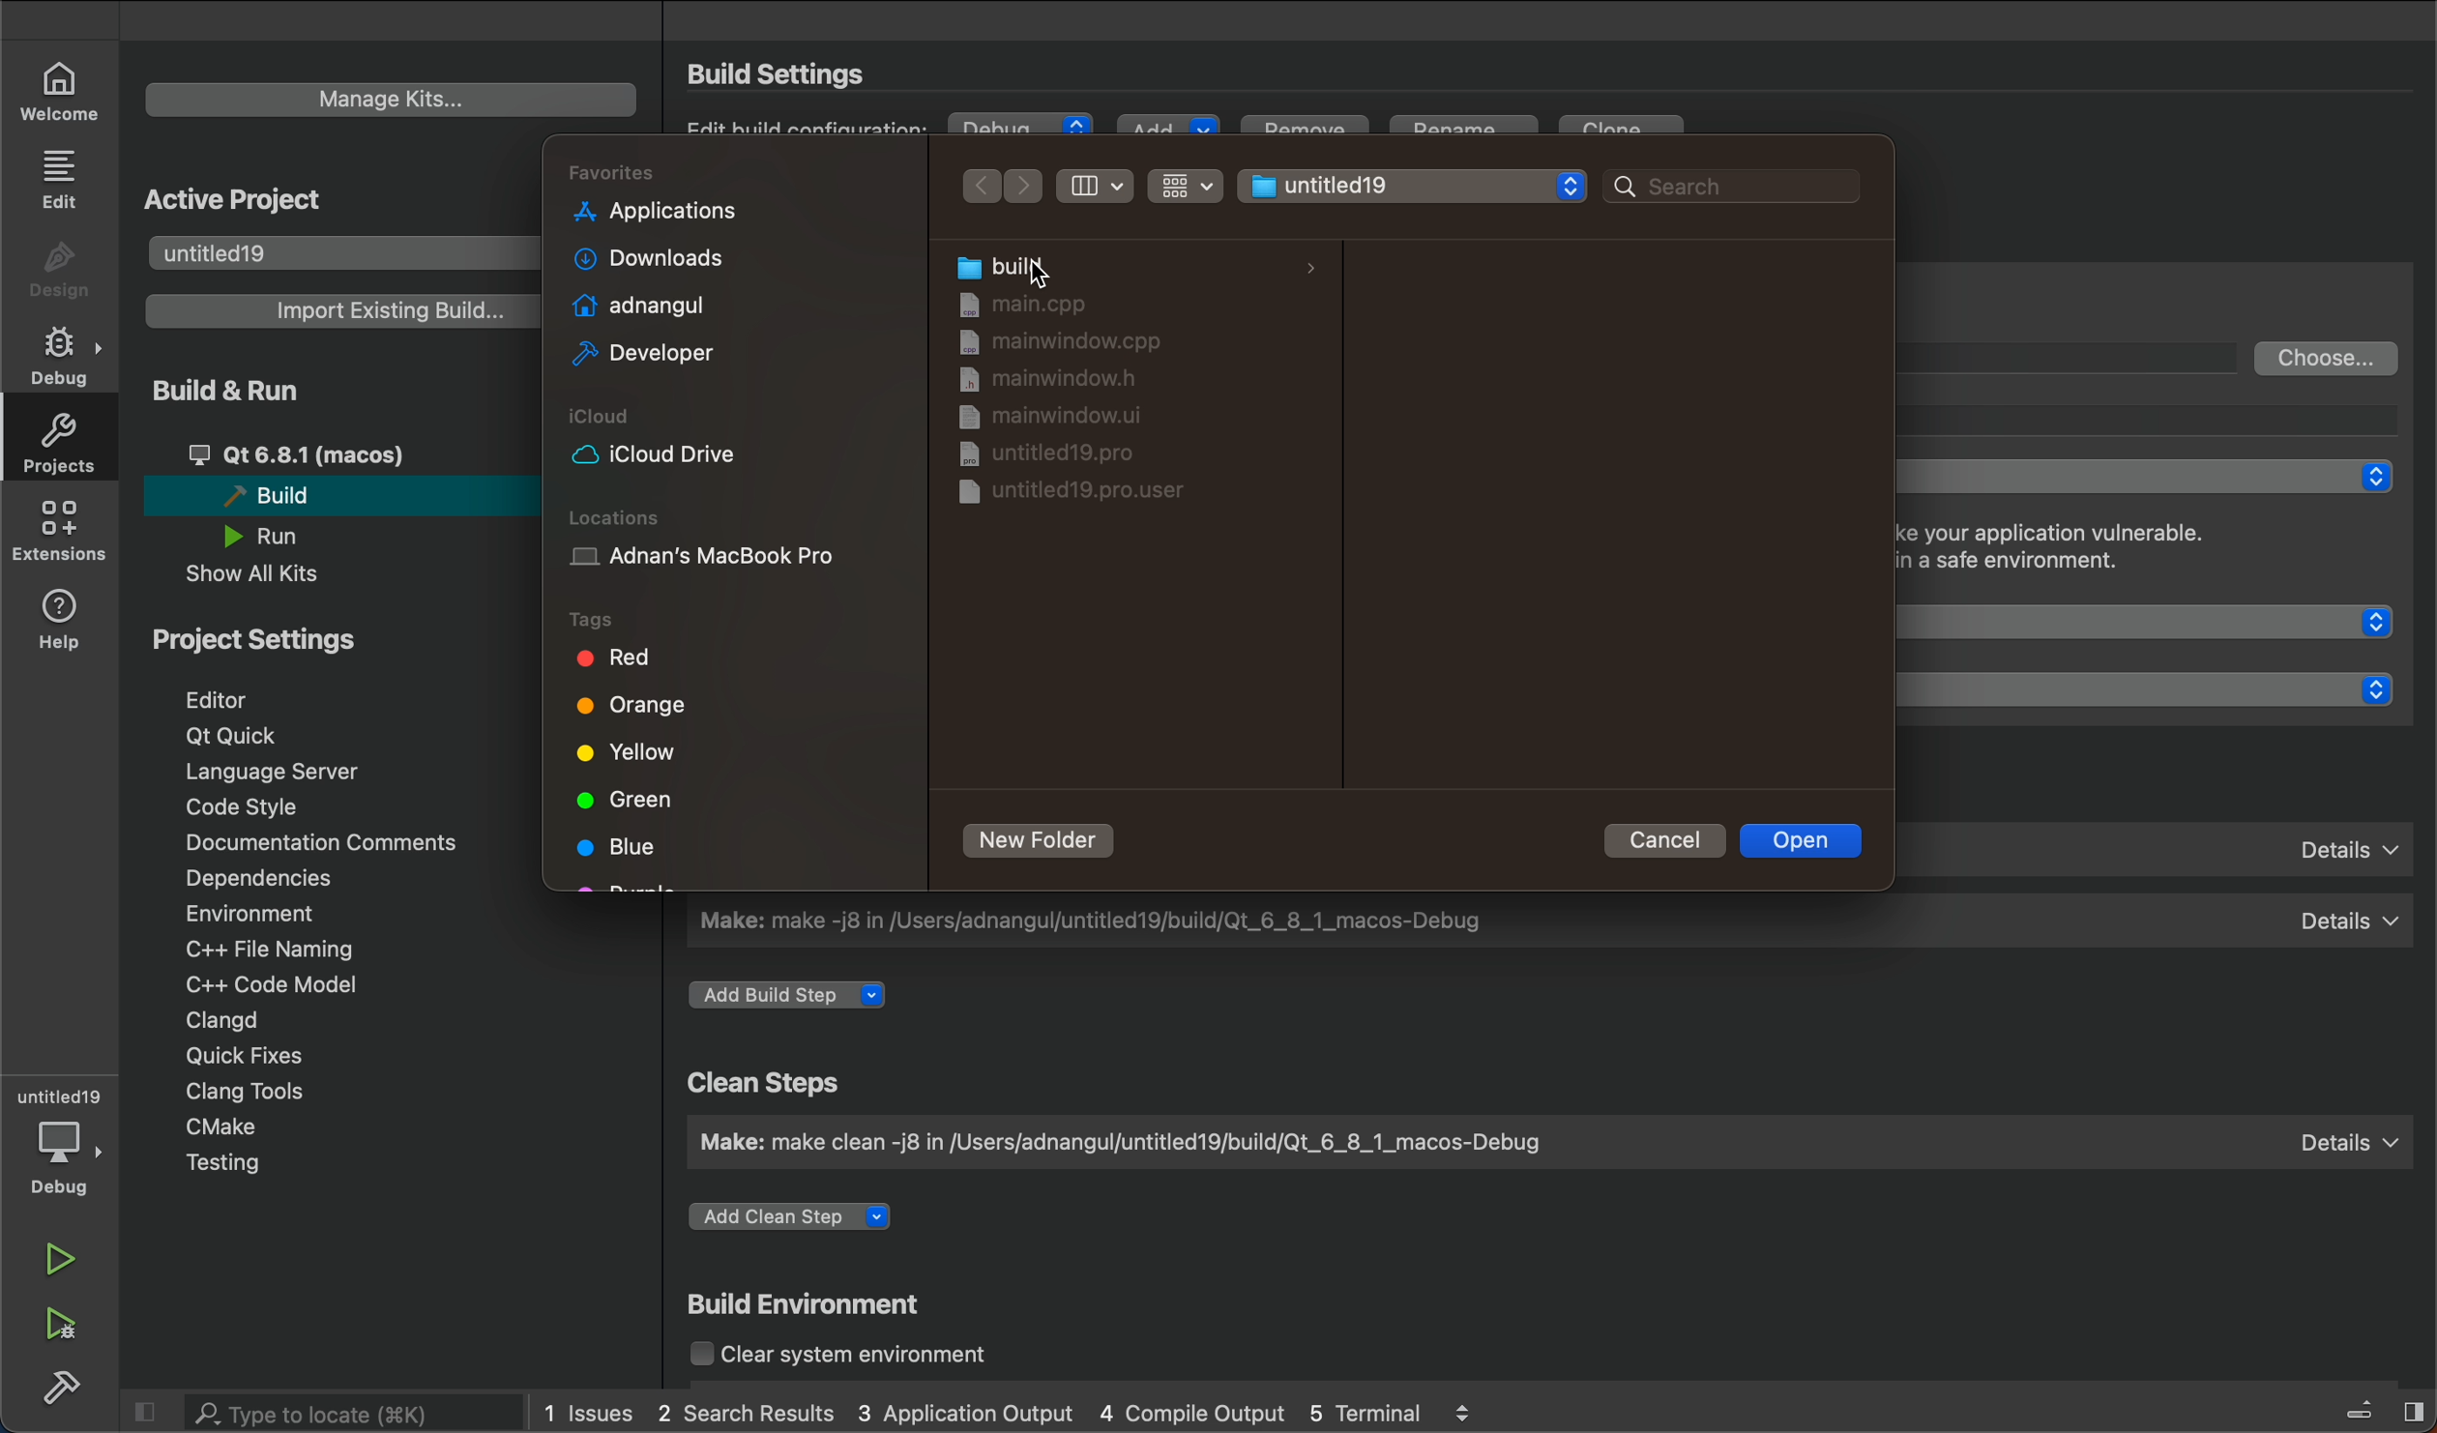 This screenshot has height=1433, width=2437. I want to click on close side bar, so click(2365, 1407).